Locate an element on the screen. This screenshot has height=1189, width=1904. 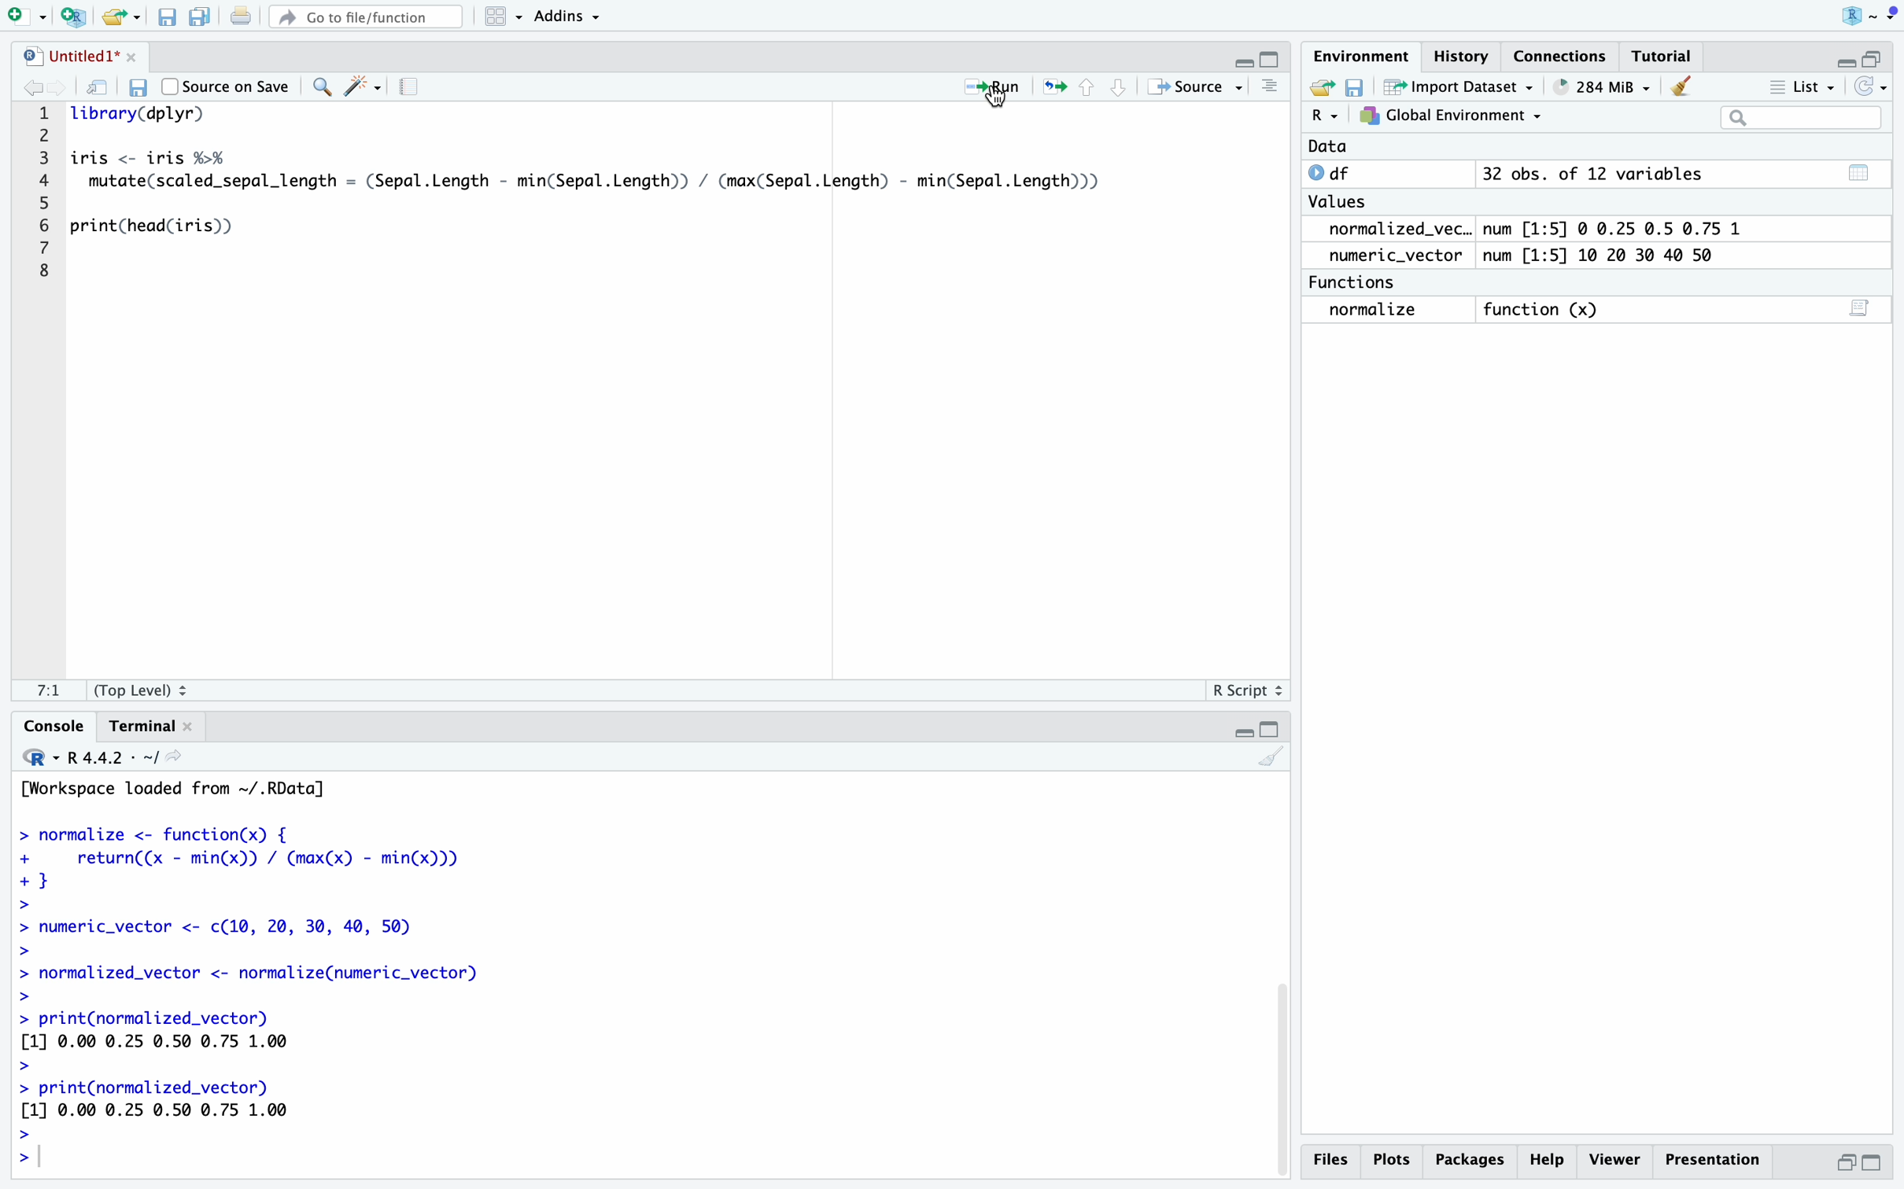
Environment is located at coordinates (1360, 57).